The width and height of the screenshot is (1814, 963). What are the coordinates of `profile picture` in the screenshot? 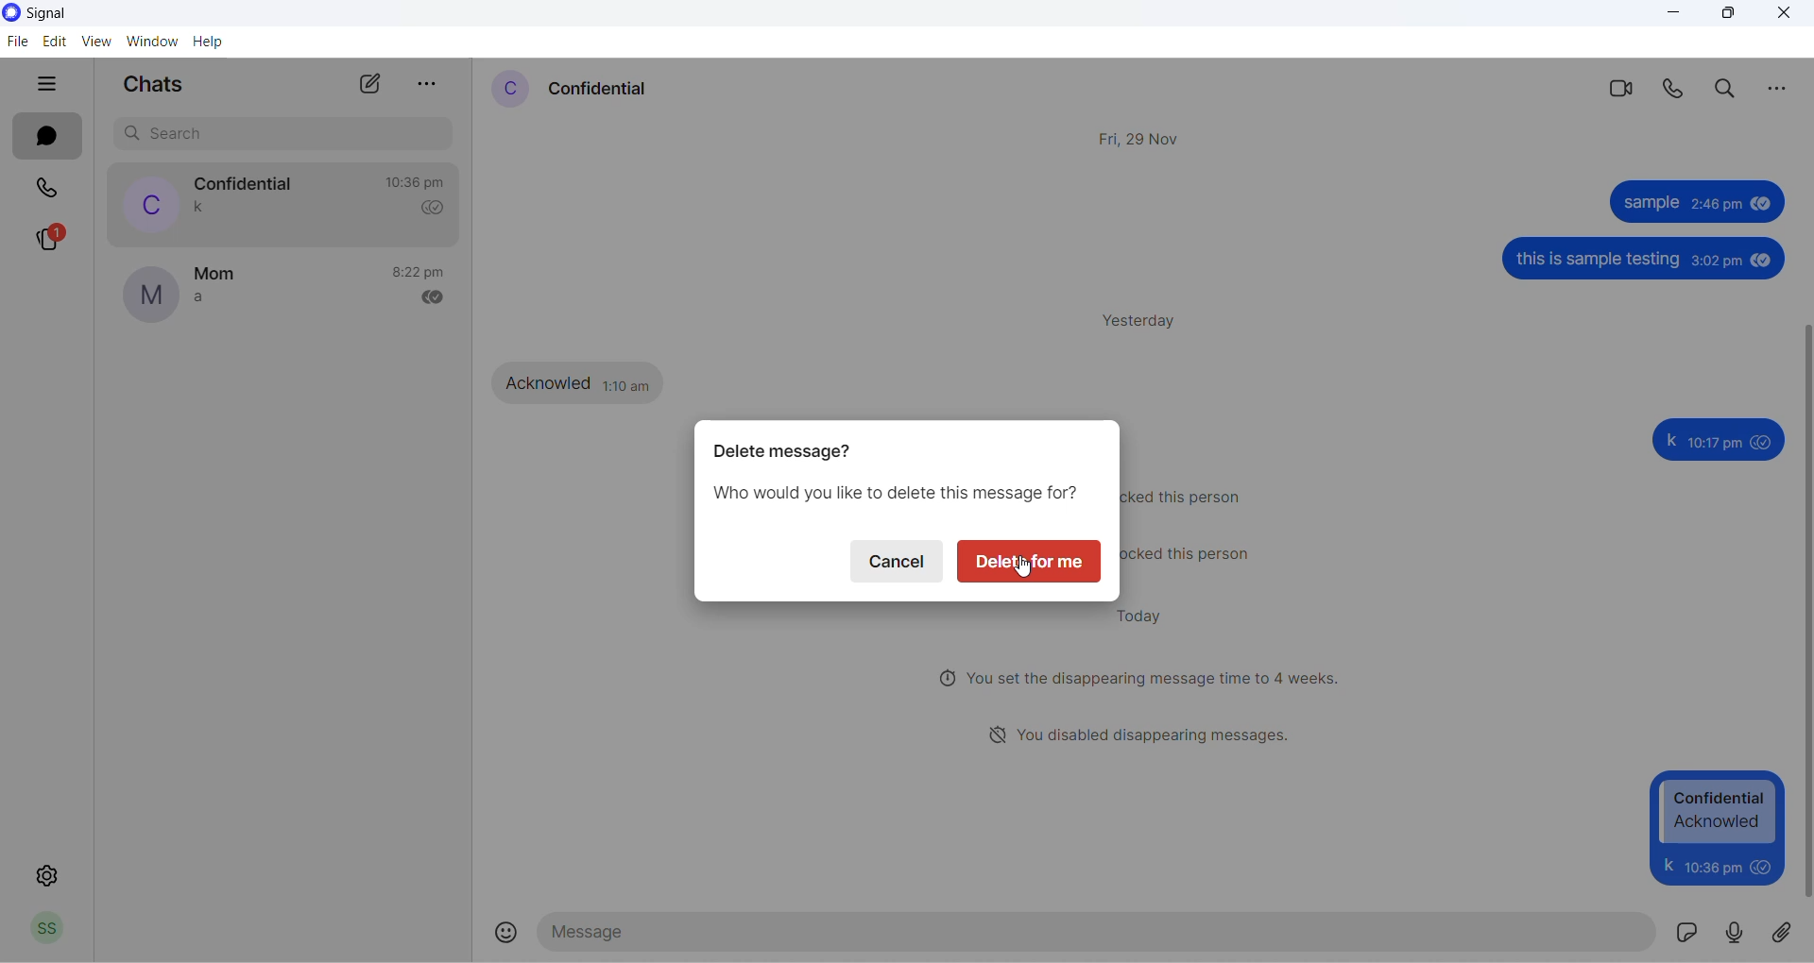 It's located at (505, 87).